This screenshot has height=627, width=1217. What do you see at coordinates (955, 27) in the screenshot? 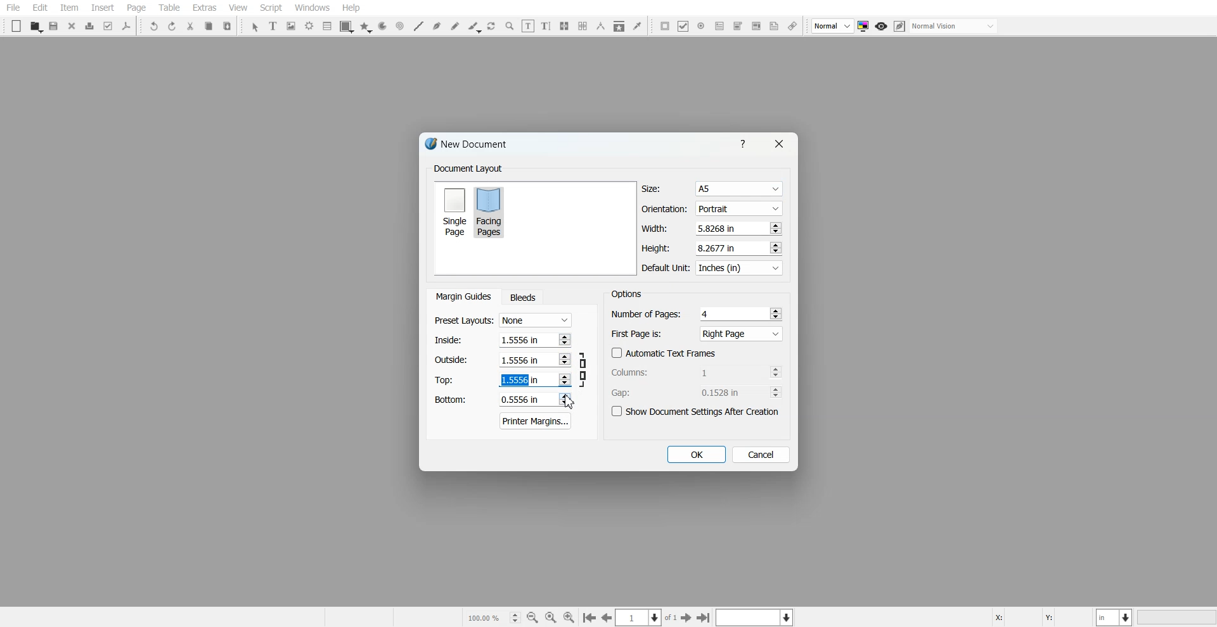
I see `Select visual appearance of the display` at bounding box center [955, 27].